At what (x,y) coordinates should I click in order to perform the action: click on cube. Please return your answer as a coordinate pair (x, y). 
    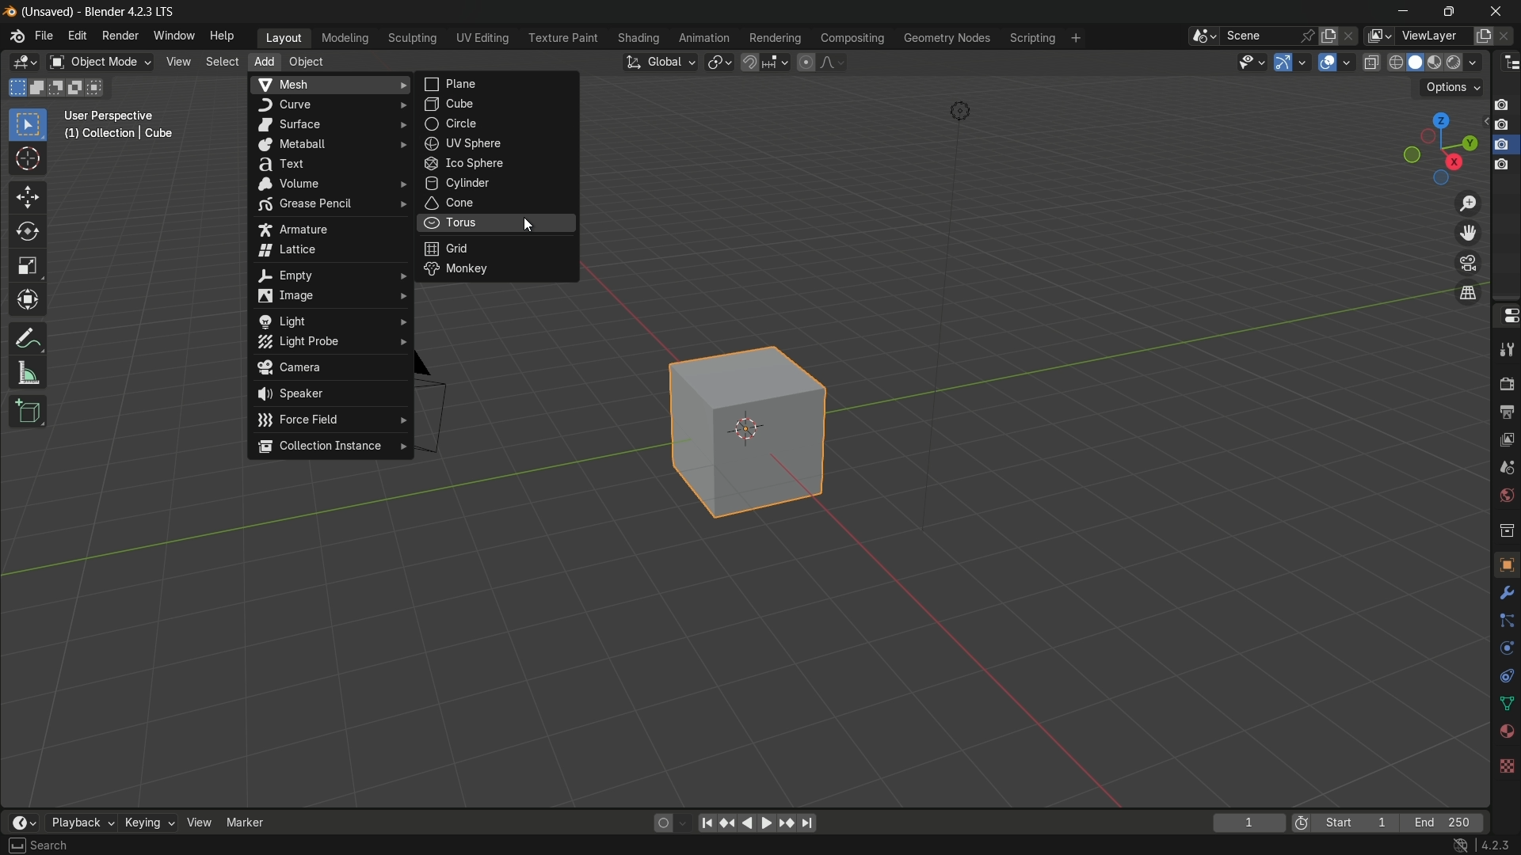
    Looking at the image, I should click on (753, 427).